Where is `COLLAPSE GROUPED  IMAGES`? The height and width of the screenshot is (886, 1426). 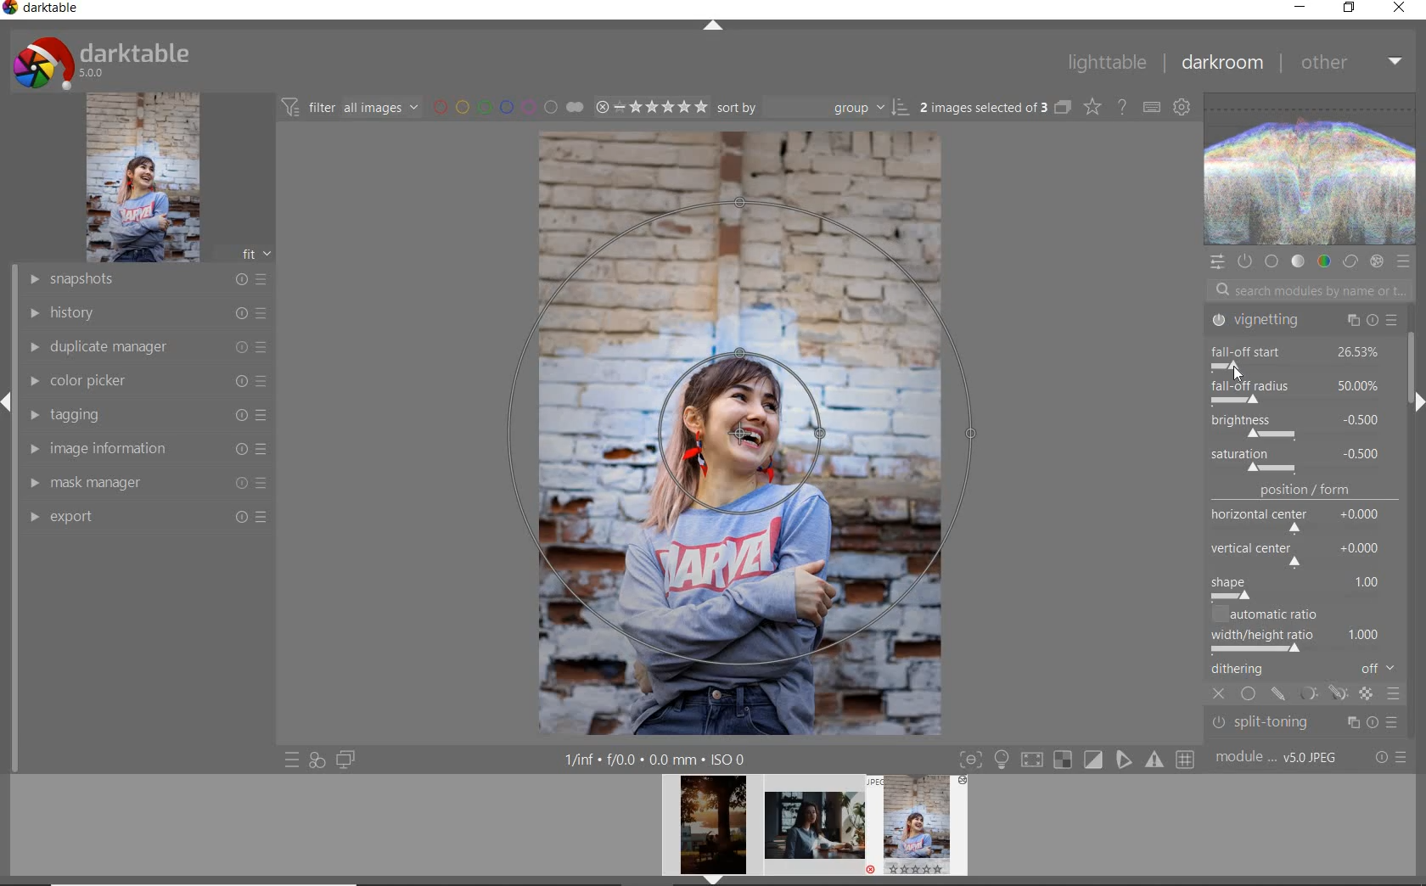
COLLAPSE GROUPED  IMAGES is located at coordinates (1063, 106).